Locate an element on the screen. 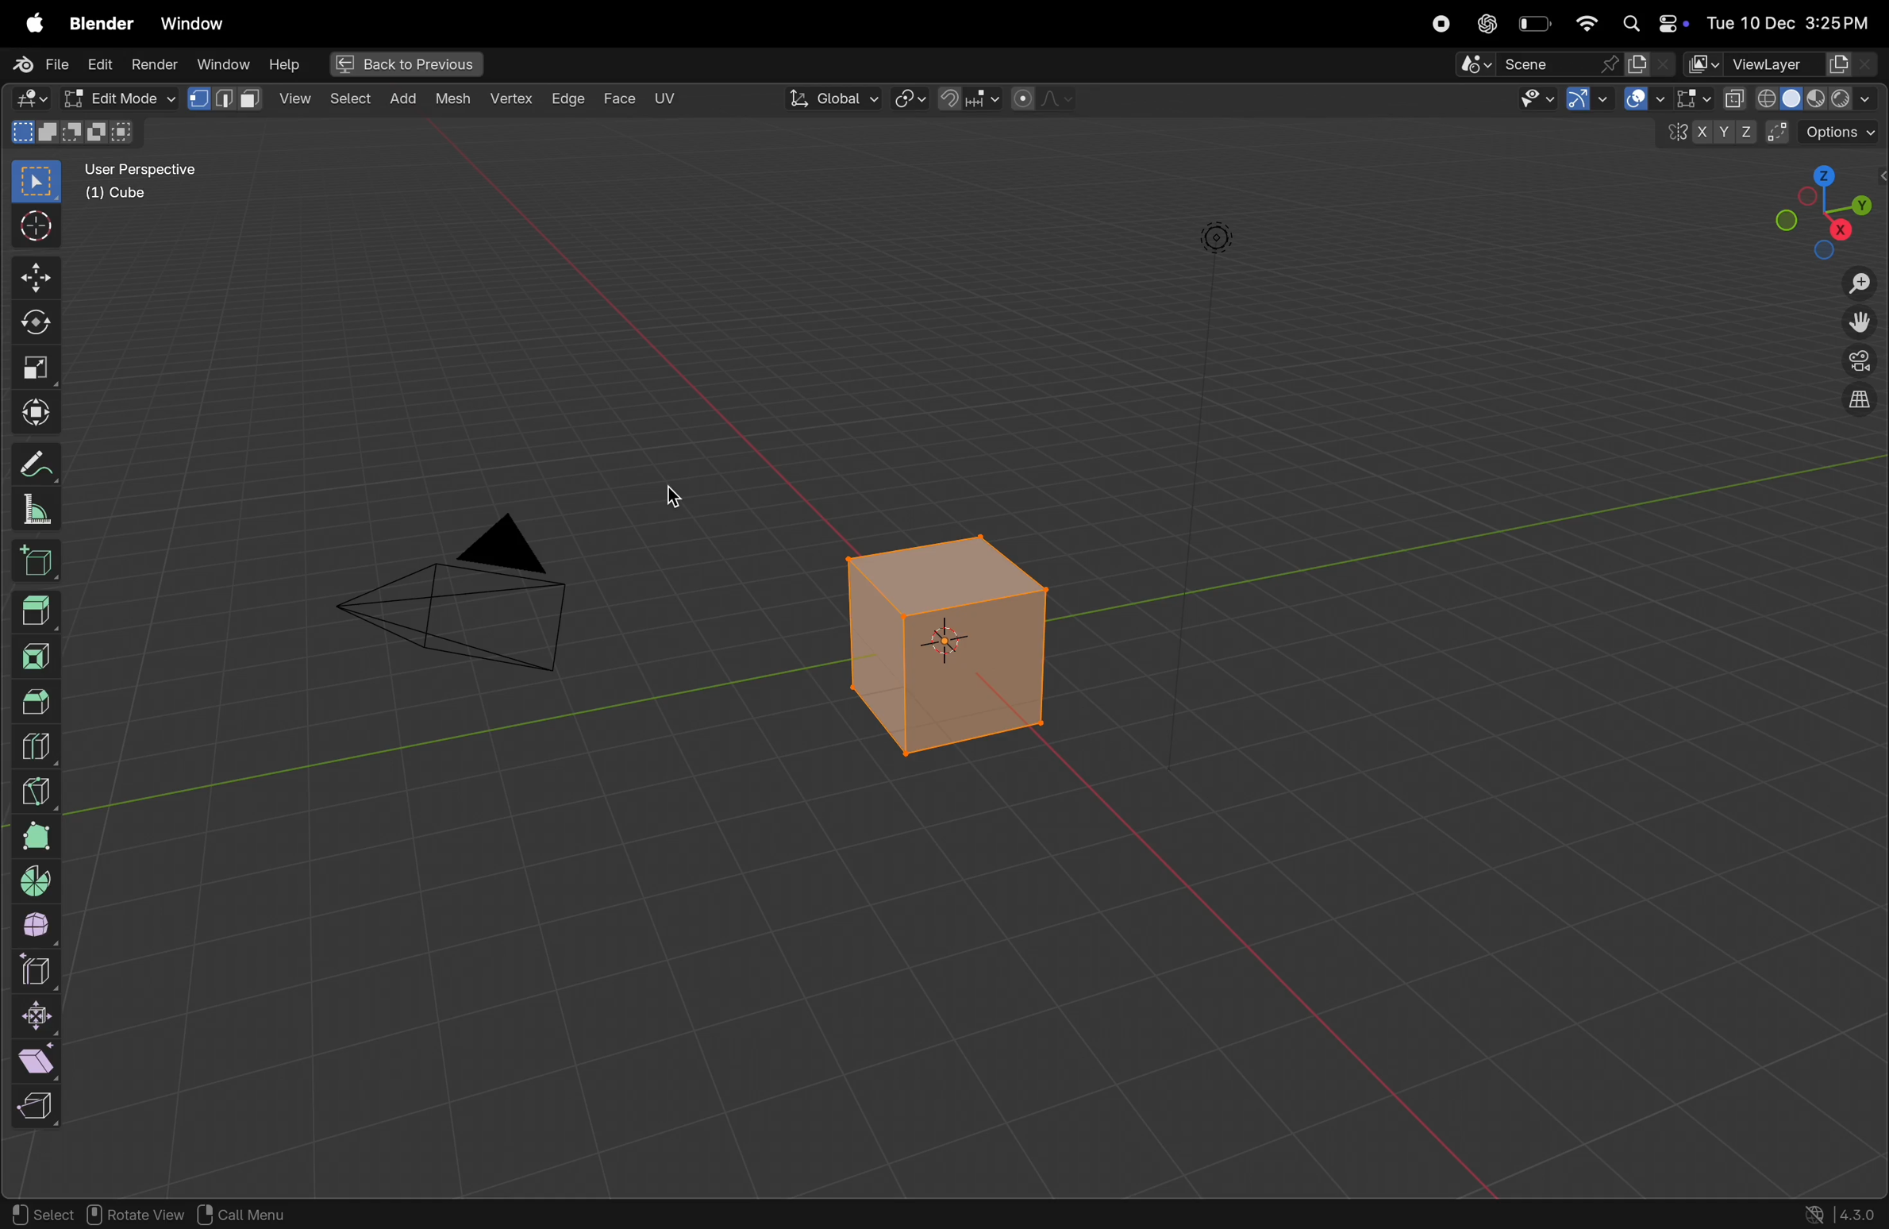 Image resolution: width=1889 pixels, height=1229 pixels. smooth edge is located at coordinates (40, 928).